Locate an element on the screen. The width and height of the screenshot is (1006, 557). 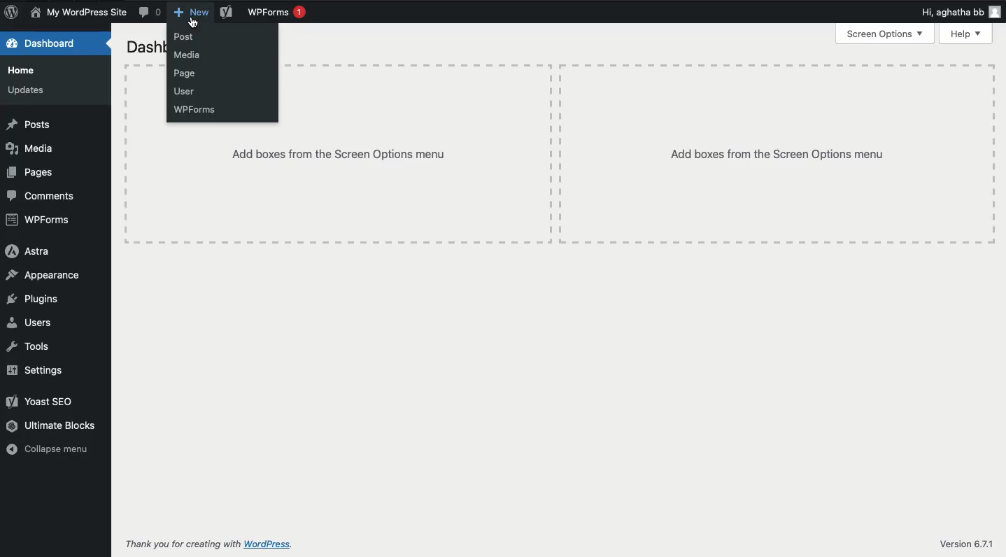
 is located at coordinates (339, 185).